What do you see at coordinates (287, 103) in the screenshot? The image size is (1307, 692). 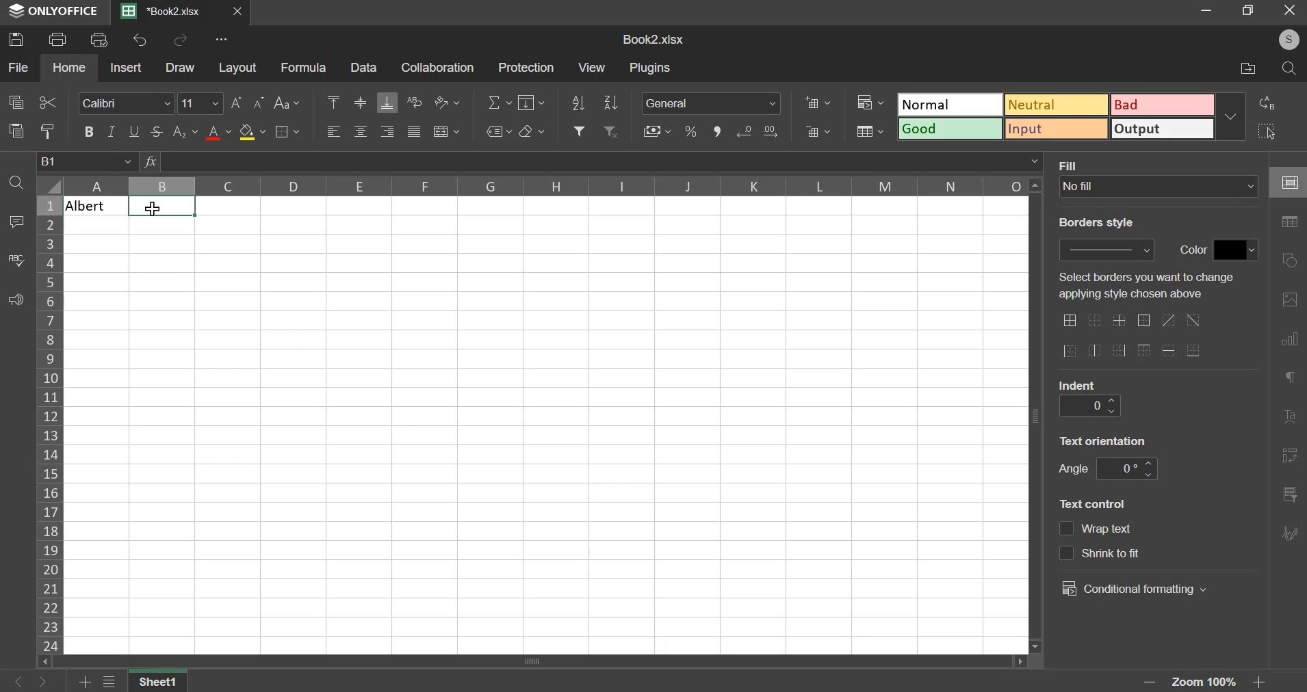 I see `change case` at bounding box center [287, 103].